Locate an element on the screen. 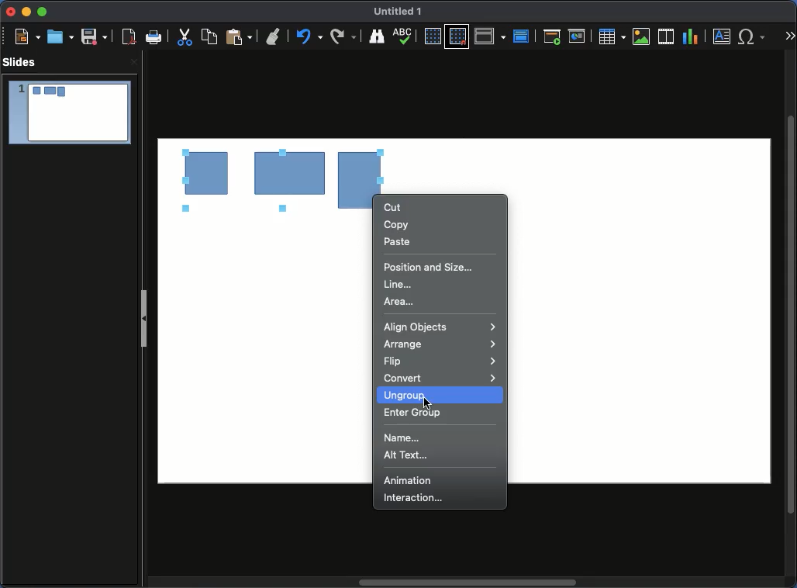 This screenshot has height=588, width=797. Image is located at coordinates (643, 37).